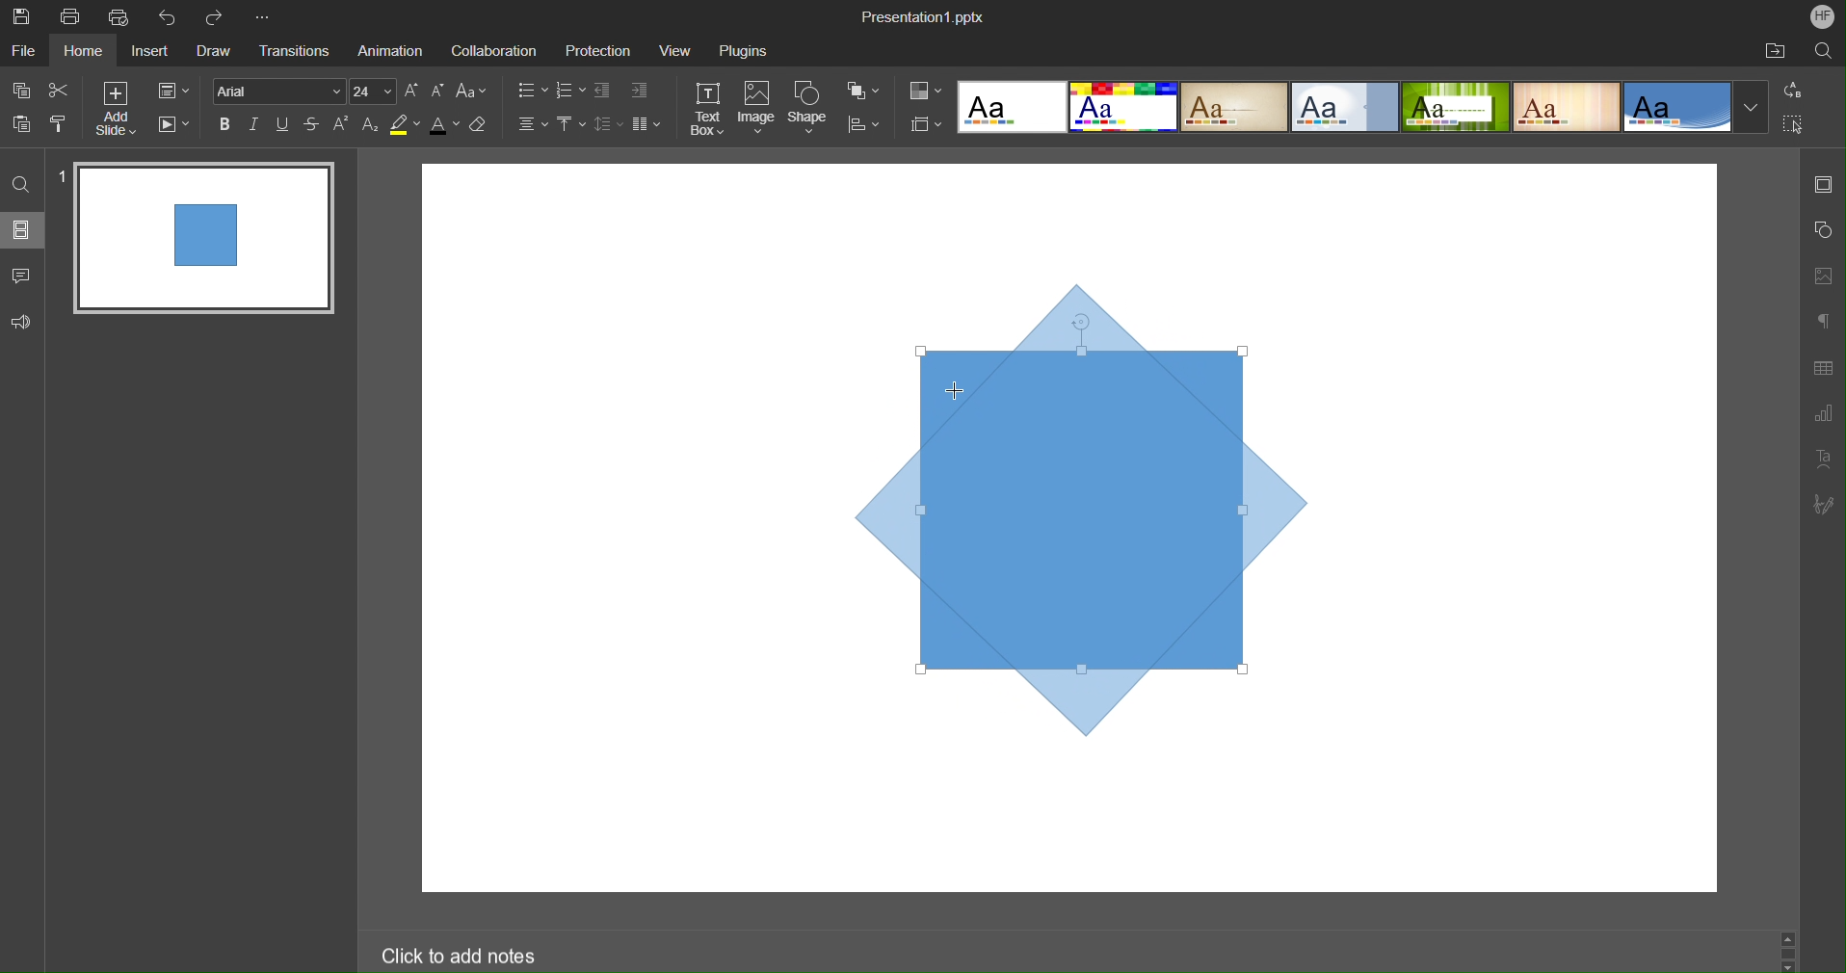 This screenshot has height=973, width=1846. What do you see at coordinates (71, 14) in the screenshot?
I see `Print` at bounding box center [71, 14].